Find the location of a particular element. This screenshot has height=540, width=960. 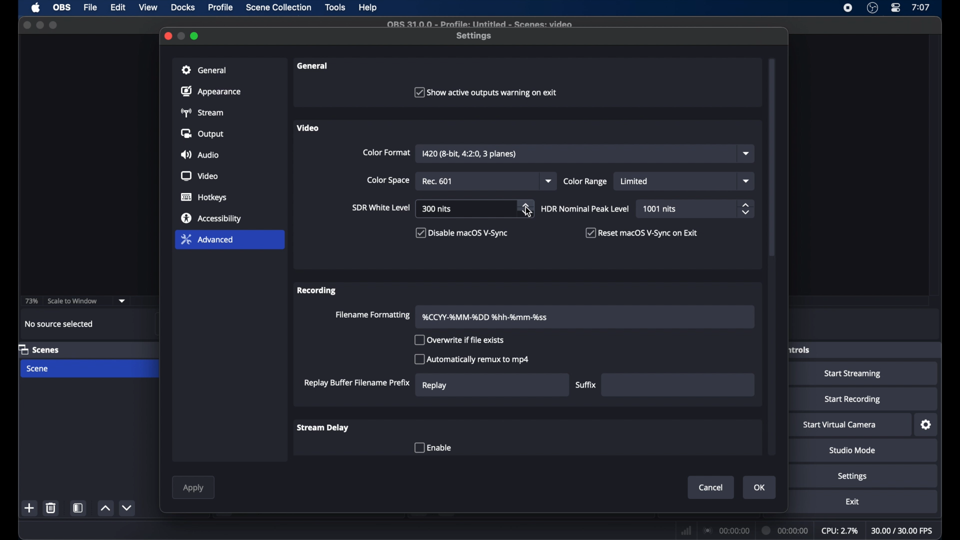

color format is located at coordinates (386, 152).